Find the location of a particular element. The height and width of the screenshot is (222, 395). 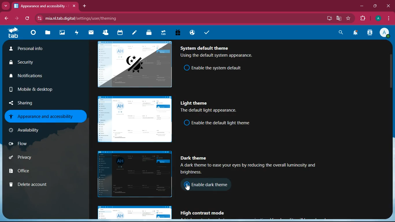

calendar is located at coordinates (120, 33).